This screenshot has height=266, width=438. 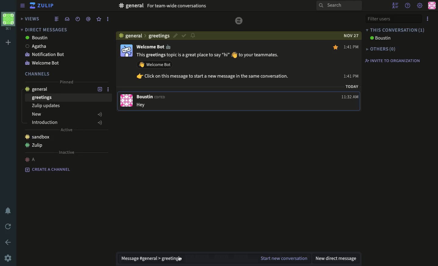 I want to click on Zulip updates, so click(x=45, y=106).